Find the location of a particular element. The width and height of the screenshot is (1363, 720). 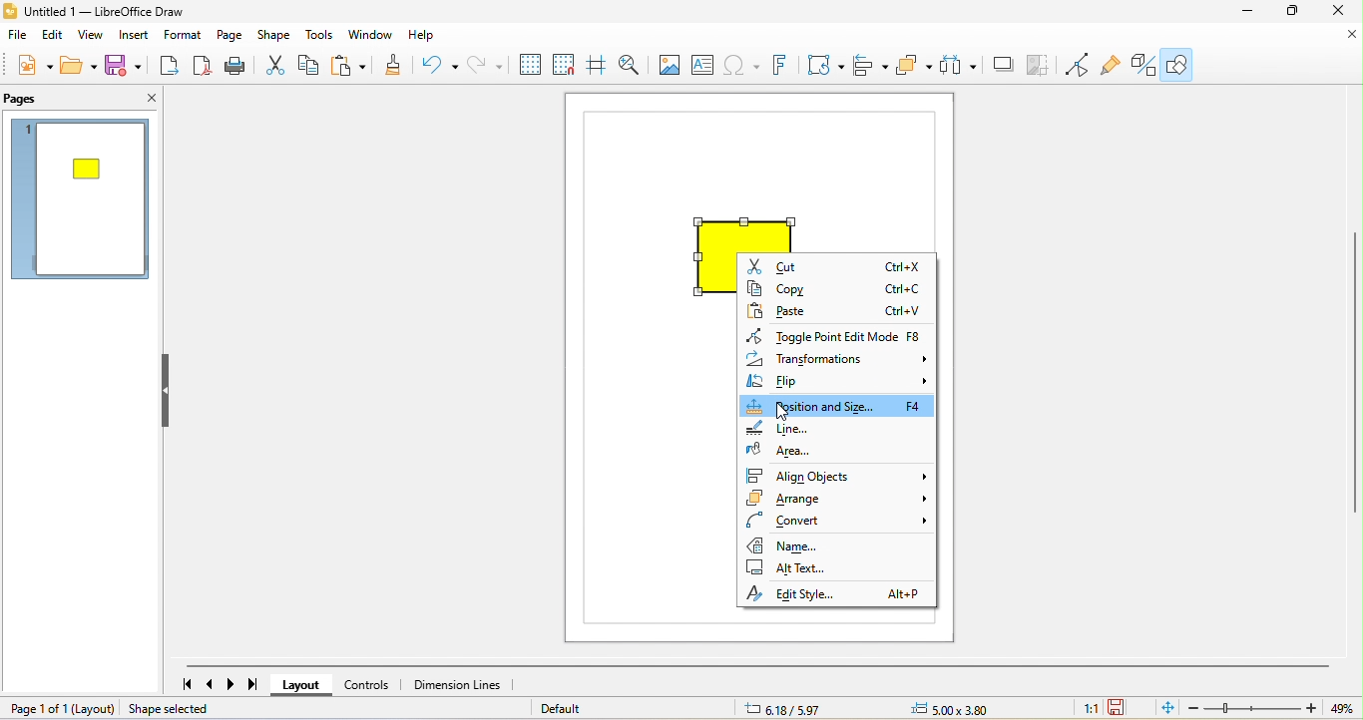

toggle point edit mode is located at coordinates (1082, 65).